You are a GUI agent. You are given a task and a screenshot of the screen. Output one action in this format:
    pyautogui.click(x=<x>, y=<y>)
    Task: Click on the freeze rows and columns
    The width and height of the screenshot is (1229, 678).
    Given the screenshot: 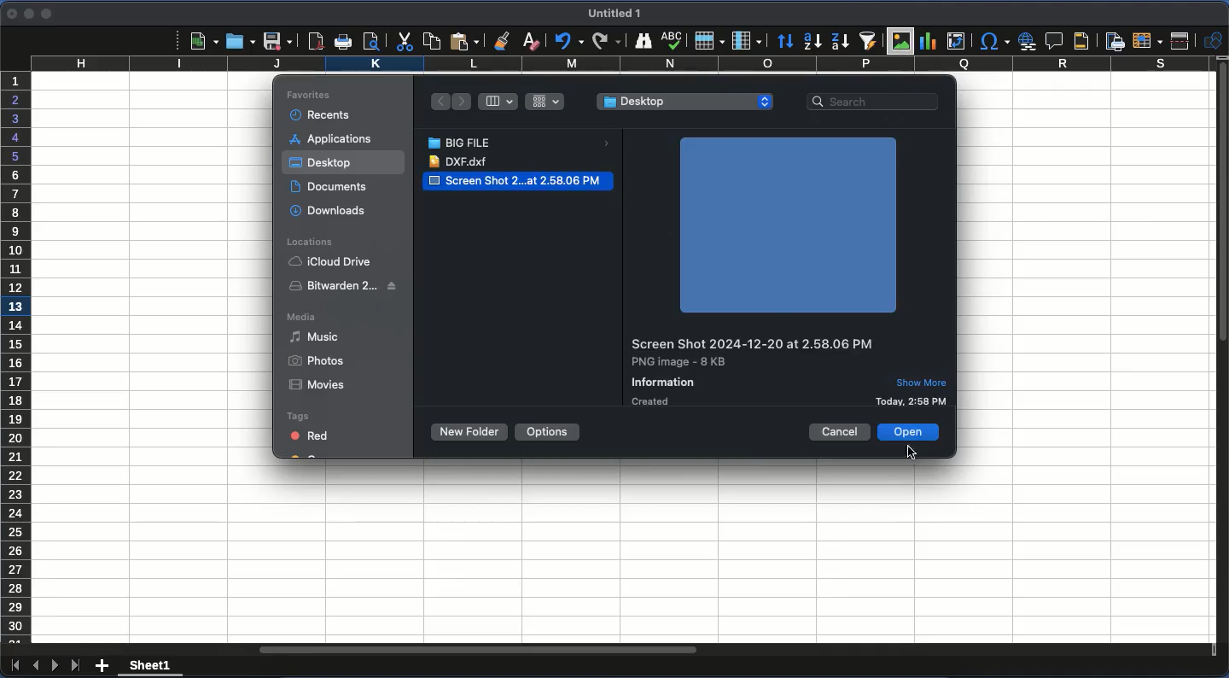 What is the action you would take?
    pyautogui.click(x=1149, y=41)
    